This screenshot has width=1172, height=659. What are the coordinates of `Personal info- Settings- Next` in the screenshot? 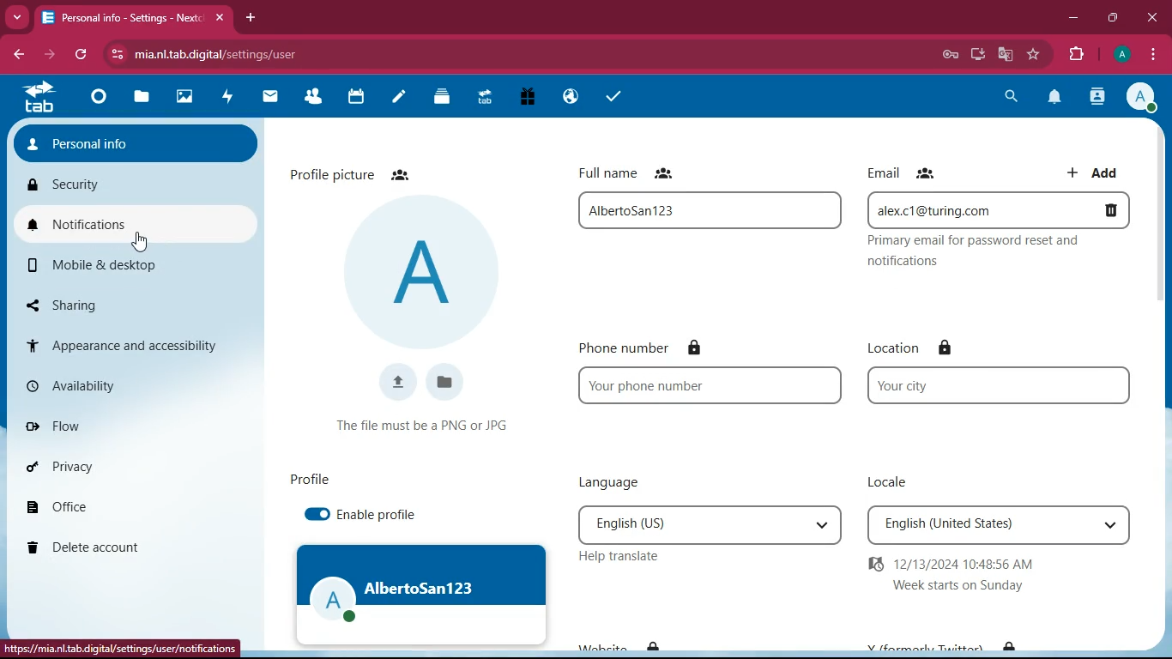 It's located at (124, 19).